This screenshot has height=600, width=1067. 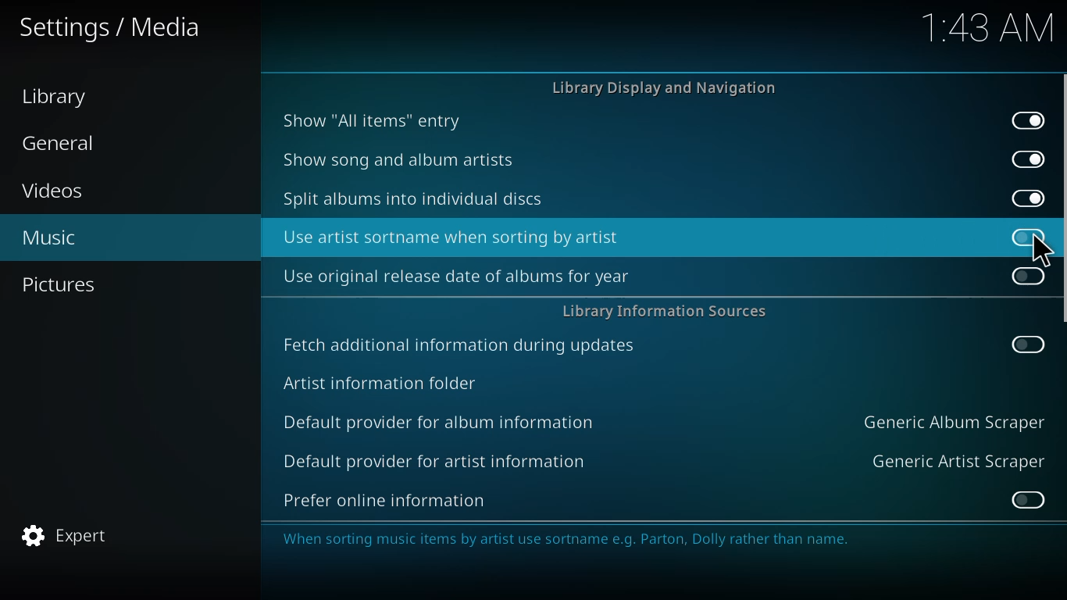 What do you see at coordinates (434, 460) in the screenshot?
I see `default provider for artist` at bounding box center [434, 460].